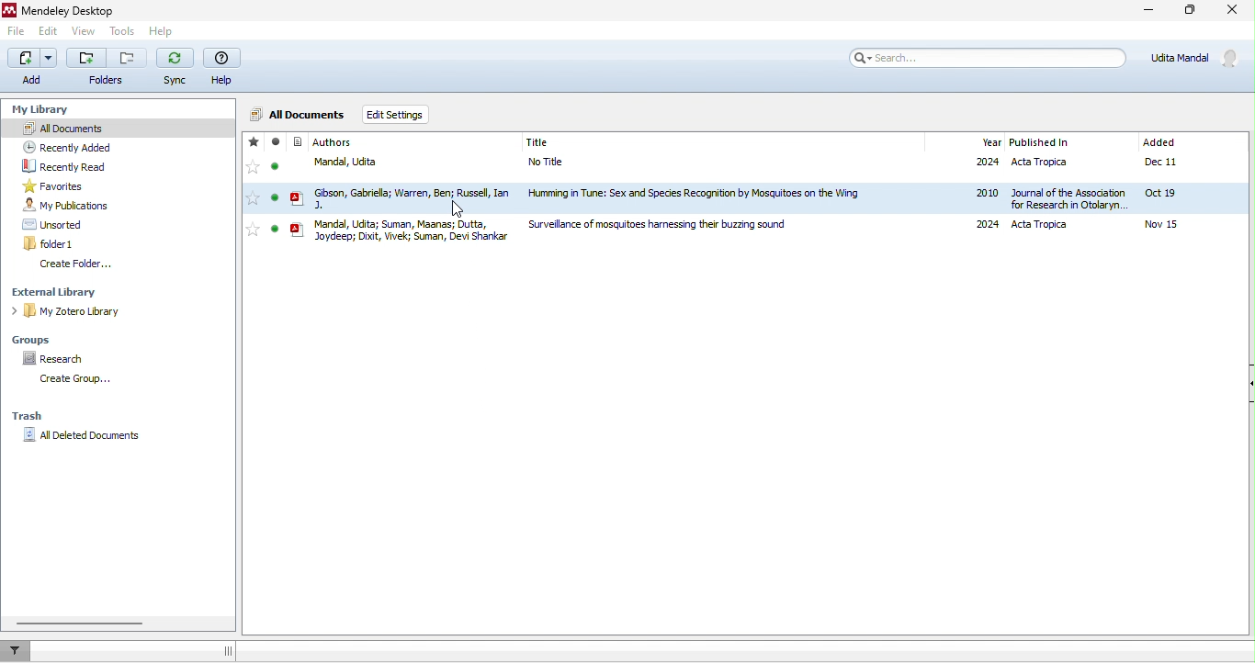 Image resolution: width=1255 pixels, height=663 pixels. Describe the element at coordinates (253, 186) in the screenshot. I see `stared` at that location.